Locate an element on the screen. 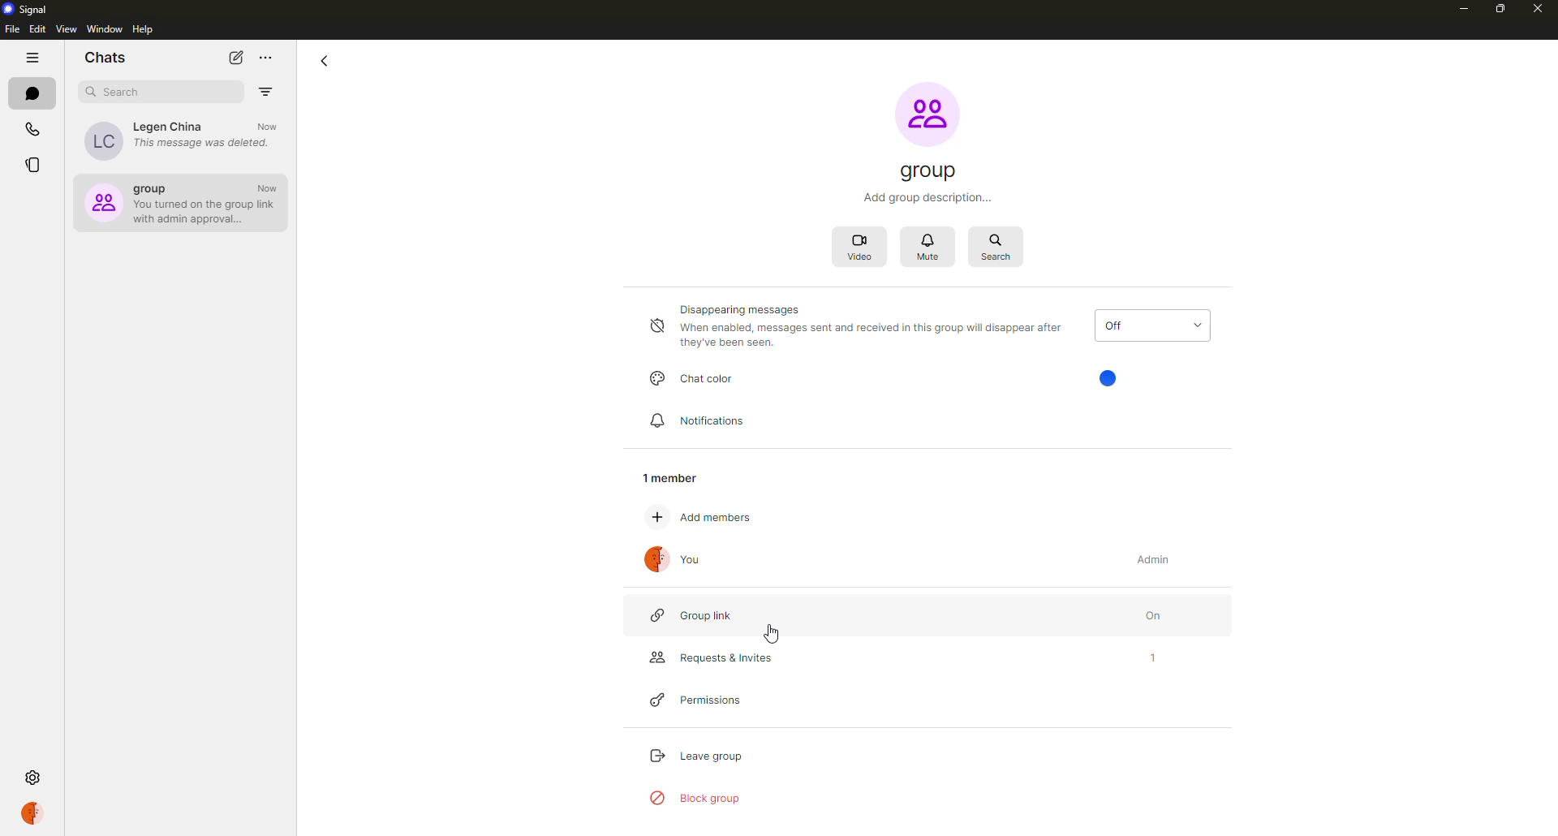 Image resolution: width=1558 pixels, height=836 pixels. search is located at coordinates (120, 92).